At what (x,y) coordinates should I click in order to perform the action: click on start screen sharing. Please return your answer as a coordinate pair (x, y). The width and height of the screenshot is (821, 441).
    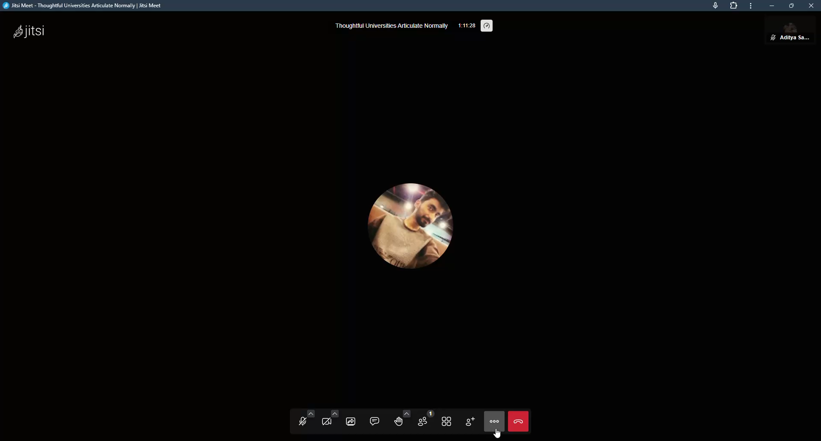
    Looking at the image, I should click on (351, 421).